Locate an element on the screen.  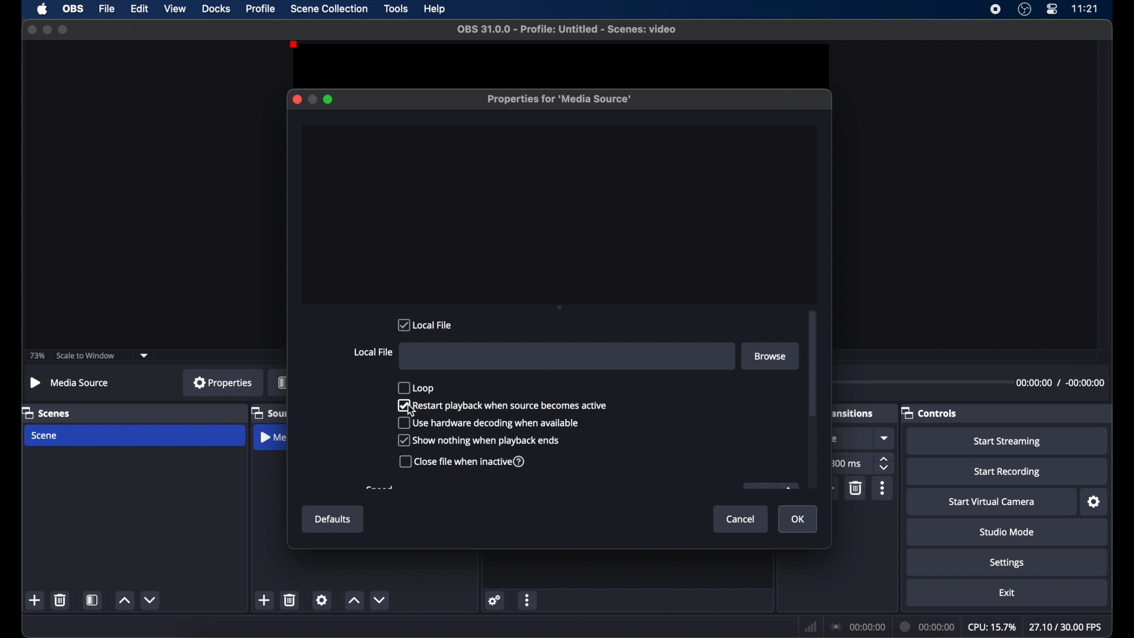
loop is located at coordinates (418, 387).